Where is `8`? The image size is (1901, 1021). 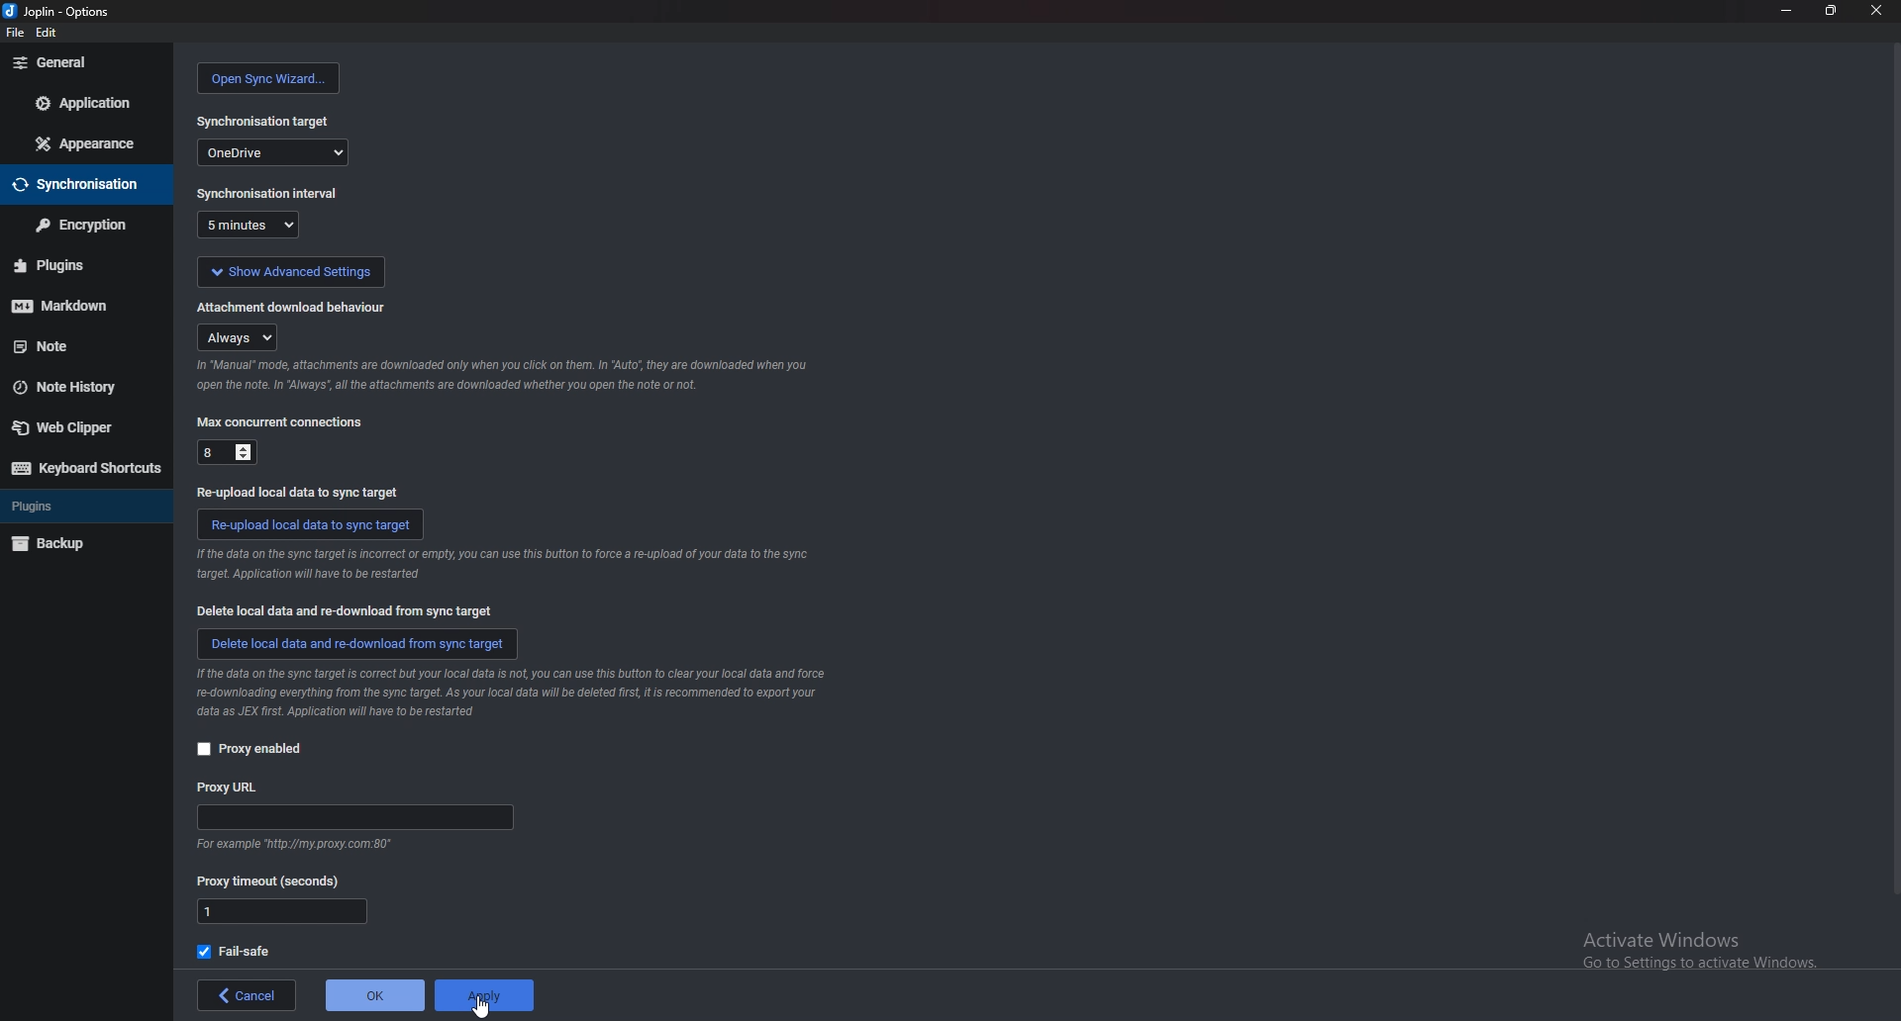 8 is located at coordinates (227, 450).